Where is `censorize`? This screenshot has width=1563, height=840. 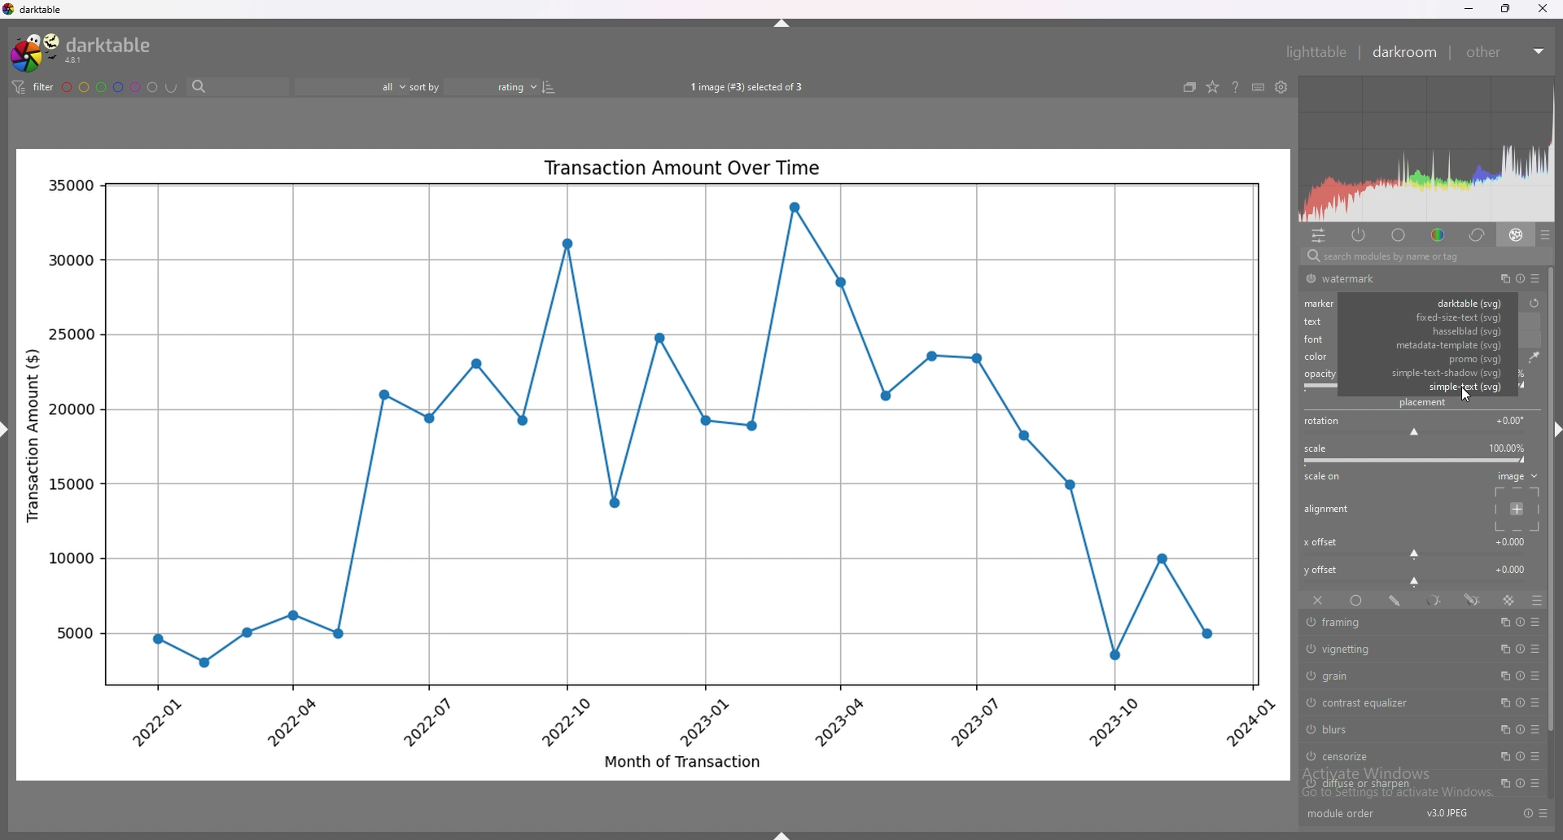
censorize is located at coordinates (1386, 755).